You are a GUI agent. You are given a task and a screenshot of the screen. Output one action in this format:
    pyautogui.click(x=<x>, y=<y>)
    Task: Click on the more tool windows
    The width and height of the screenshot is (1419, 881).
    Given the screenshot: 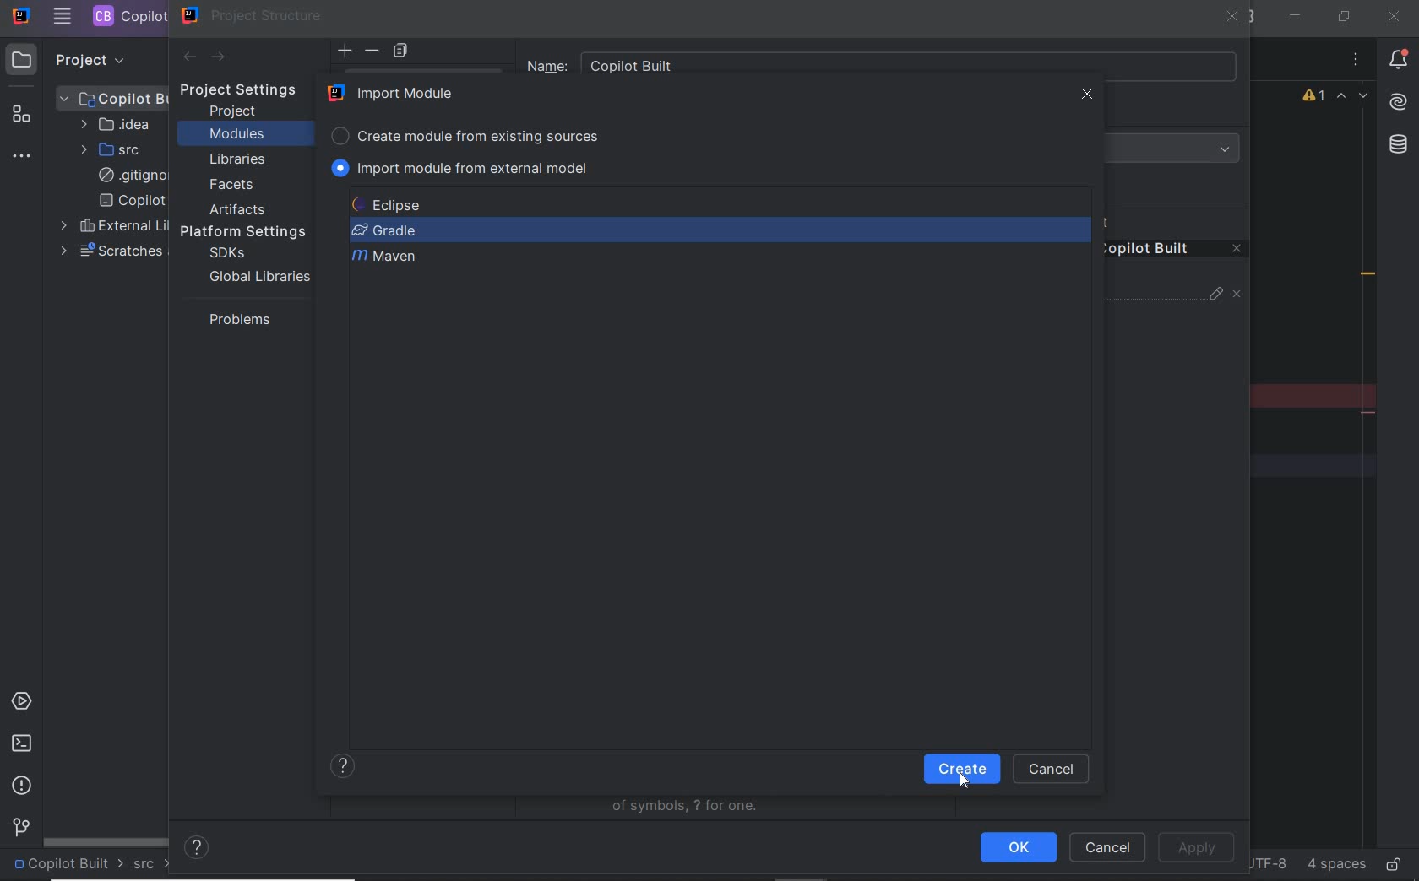 What is the action you would take?
    pyautogui.click(x=24, y=157)
    